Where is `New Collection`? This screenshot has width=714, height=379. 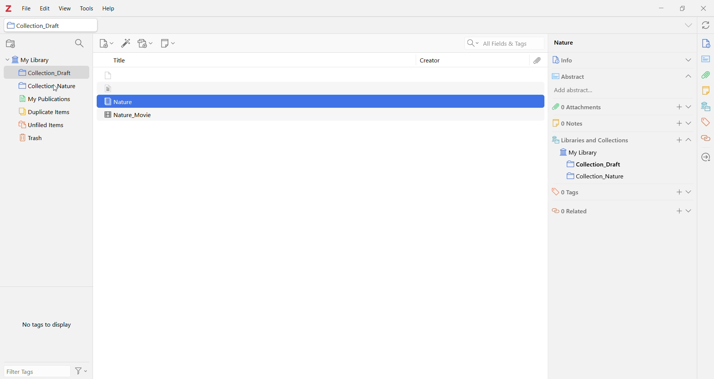 New Collection is located at coordinates (11, 44).